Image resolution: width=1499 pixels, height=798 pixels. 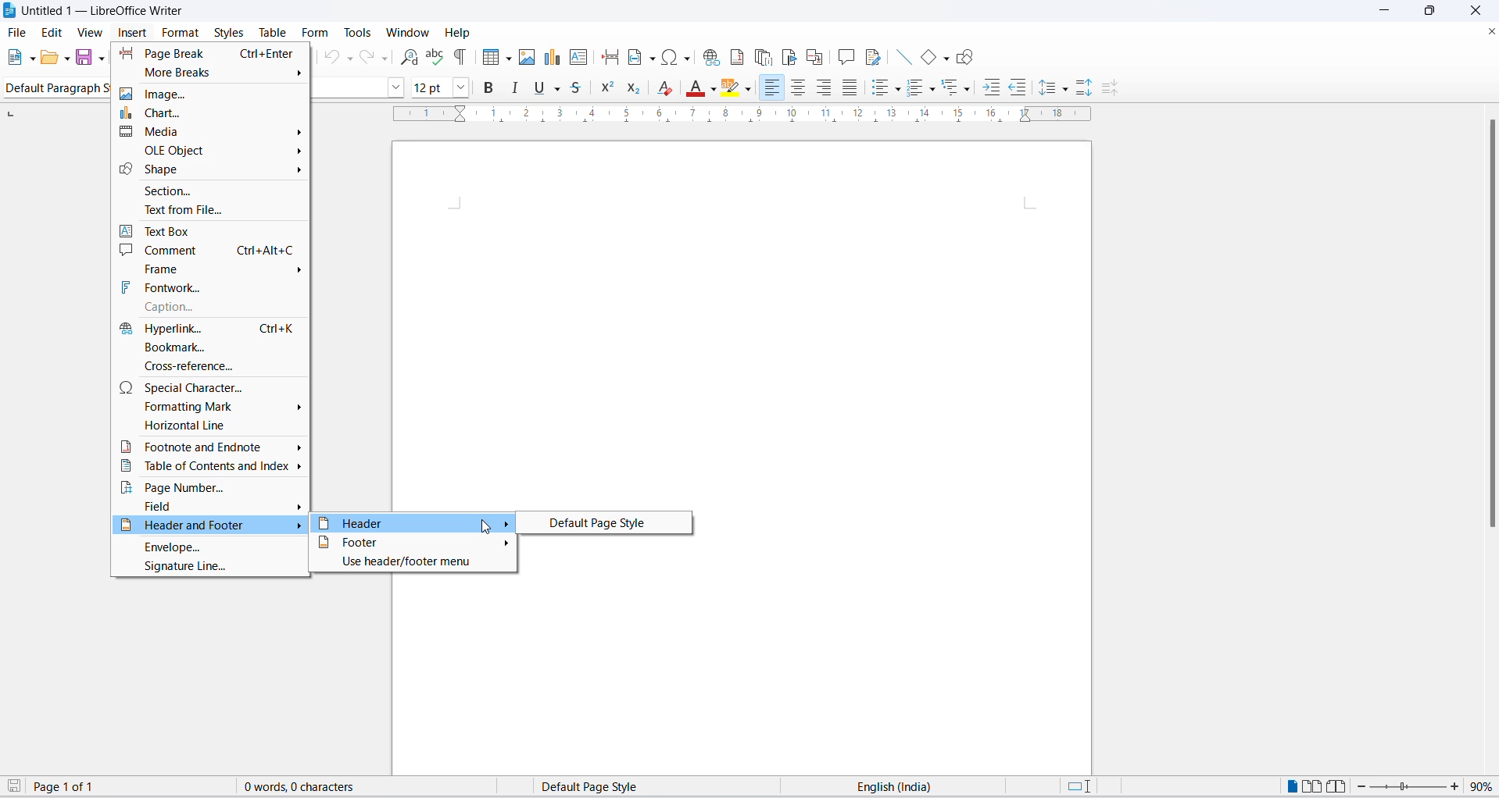 I want to click on zoom slider, so click(x=1405, y=789).